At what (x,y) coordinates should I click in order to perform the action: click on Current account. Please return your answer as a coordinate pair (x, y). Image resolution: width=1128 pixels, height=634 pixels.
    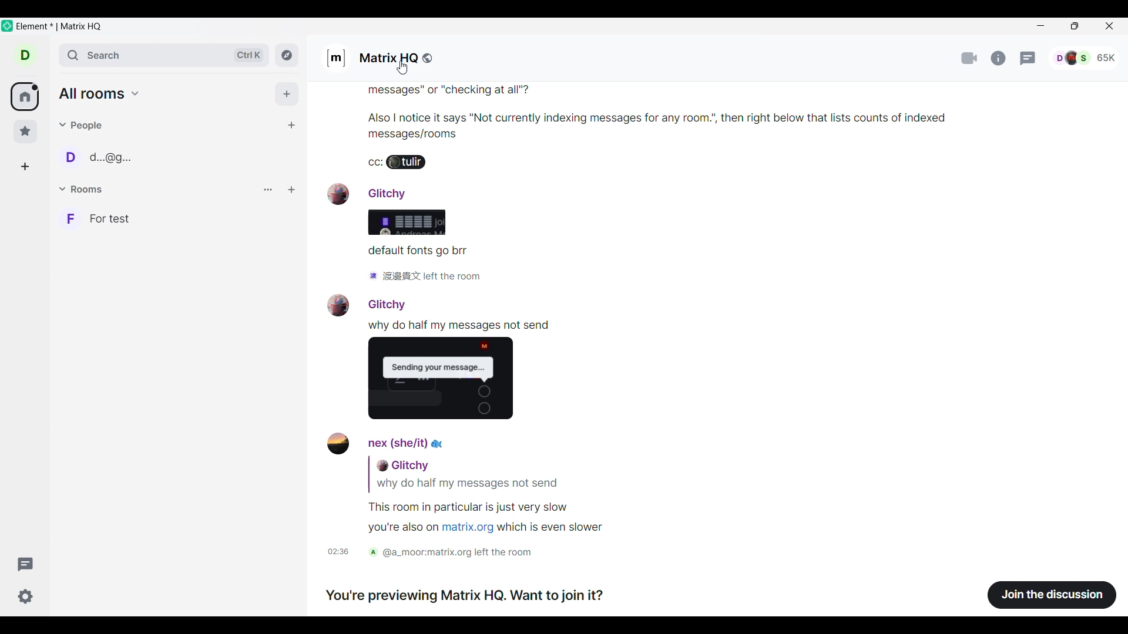
    Looking at the image, I should click on (25, 55).